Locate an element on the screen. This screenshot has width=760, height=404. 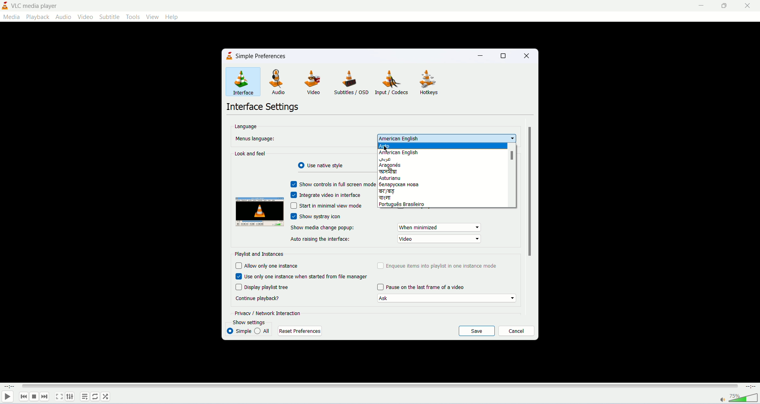
shuffle is located at coordinates (106, 396).